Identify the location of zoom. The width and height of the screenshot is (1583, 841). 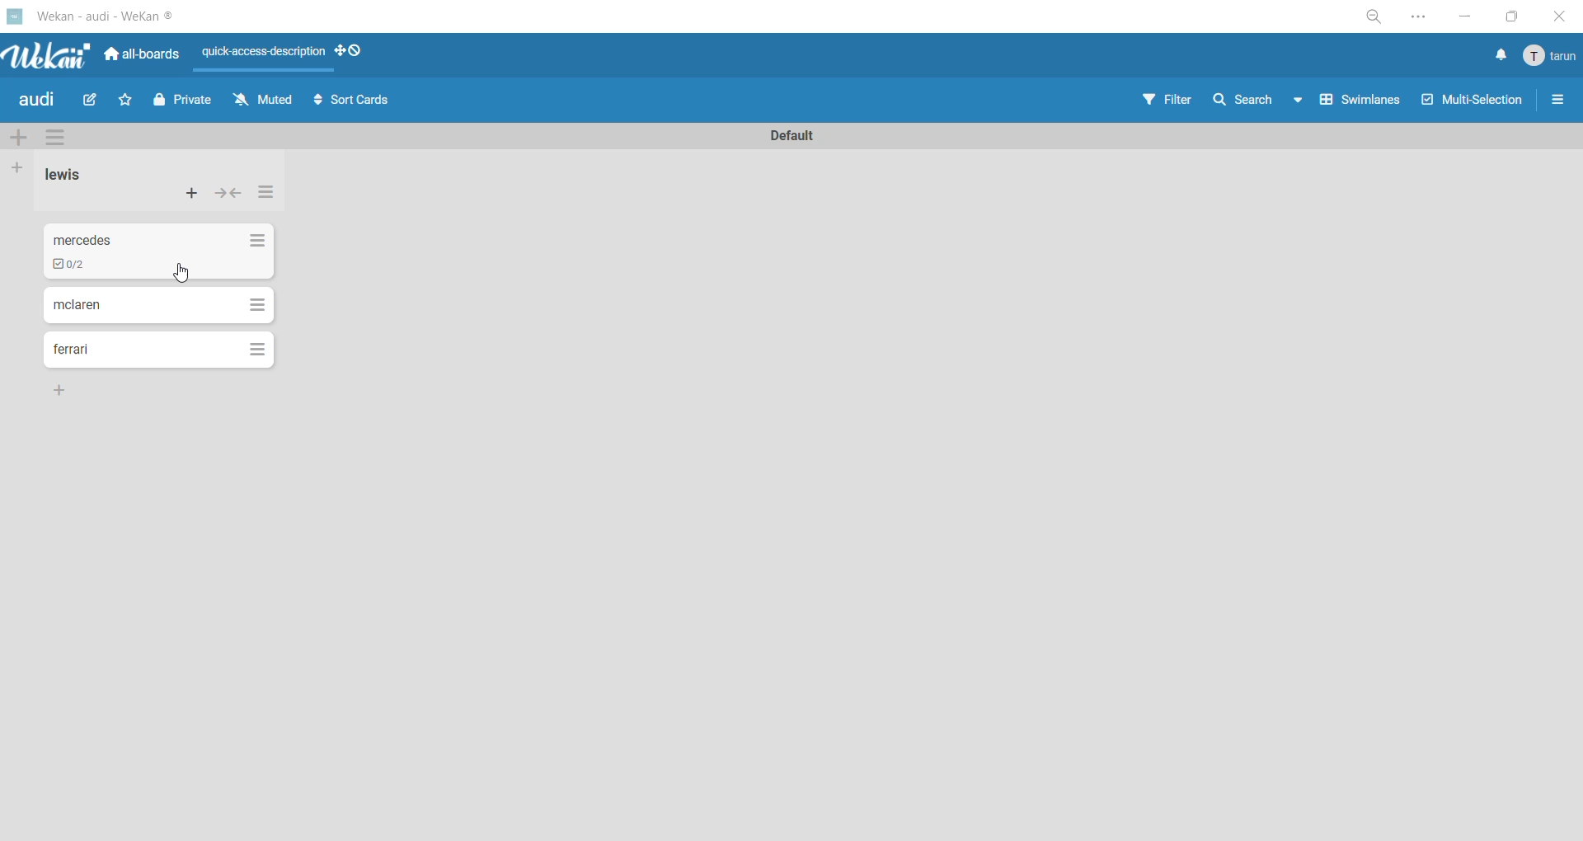
(1375, 18).